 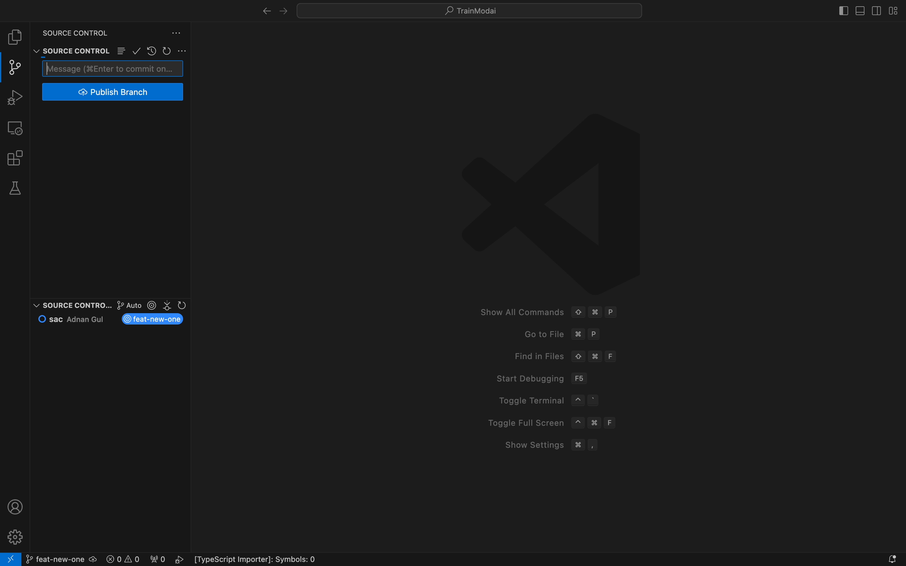 What do you see at coordinates (892, 559) in the screenshot?
I see `Notifications ` at bounding box center [892, 559].